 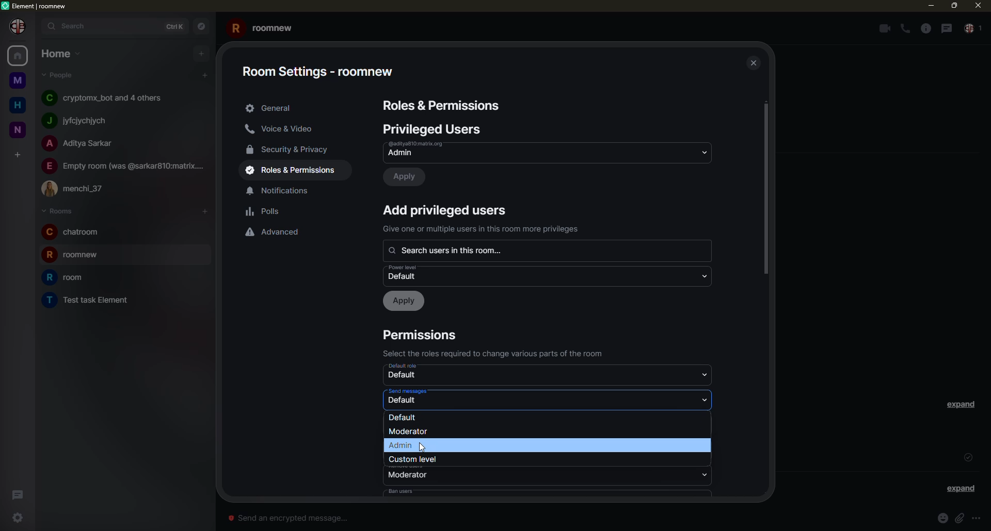 I want to click on cursor, so click(x=418, y=446).